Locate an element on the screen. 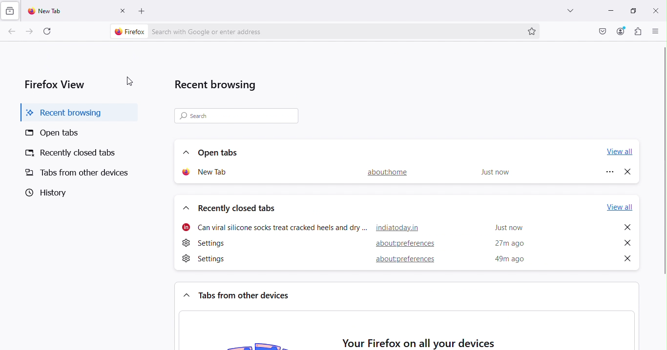 Image resolution: width=667 pixels, height=350 pixels. About home is located at coordinates (383, 172).